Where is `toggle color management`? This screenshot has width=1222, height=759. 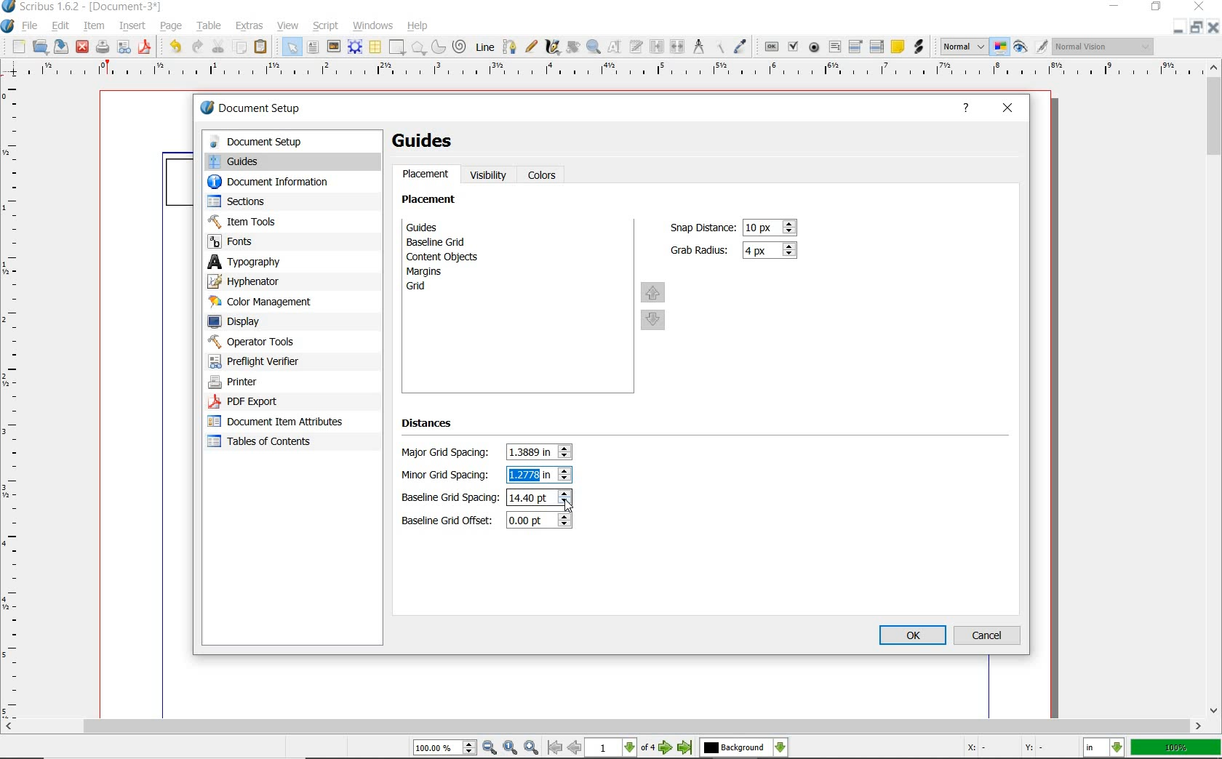
toggle color management is located at coordinates (1000, 47).